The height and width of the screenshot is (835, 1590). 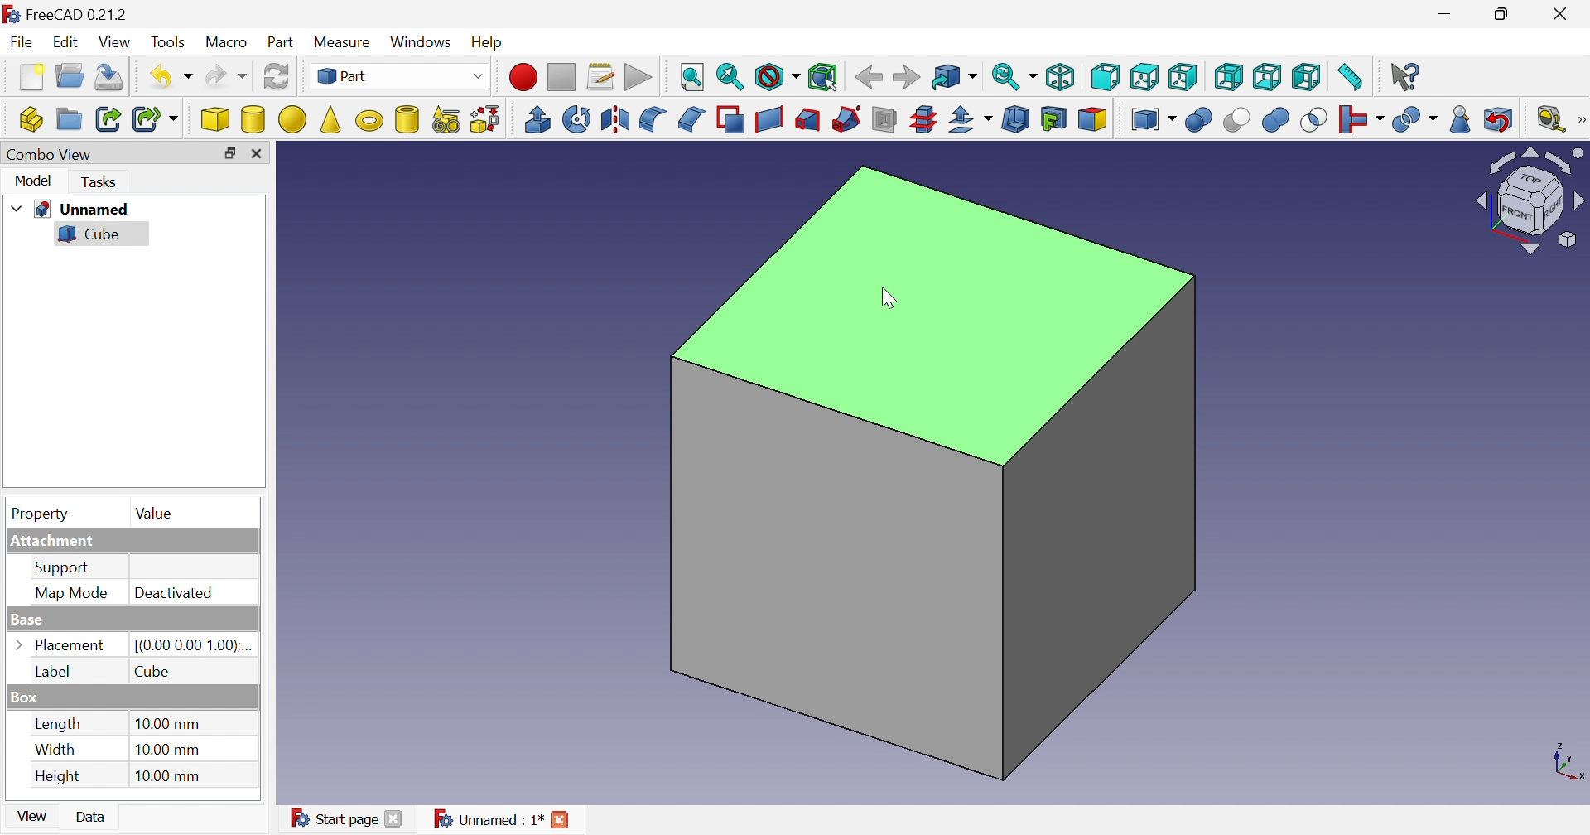 What do you see at coordinates (423, 41) in the screenshot?
I see `Windows` at bounding box center [423, 41].